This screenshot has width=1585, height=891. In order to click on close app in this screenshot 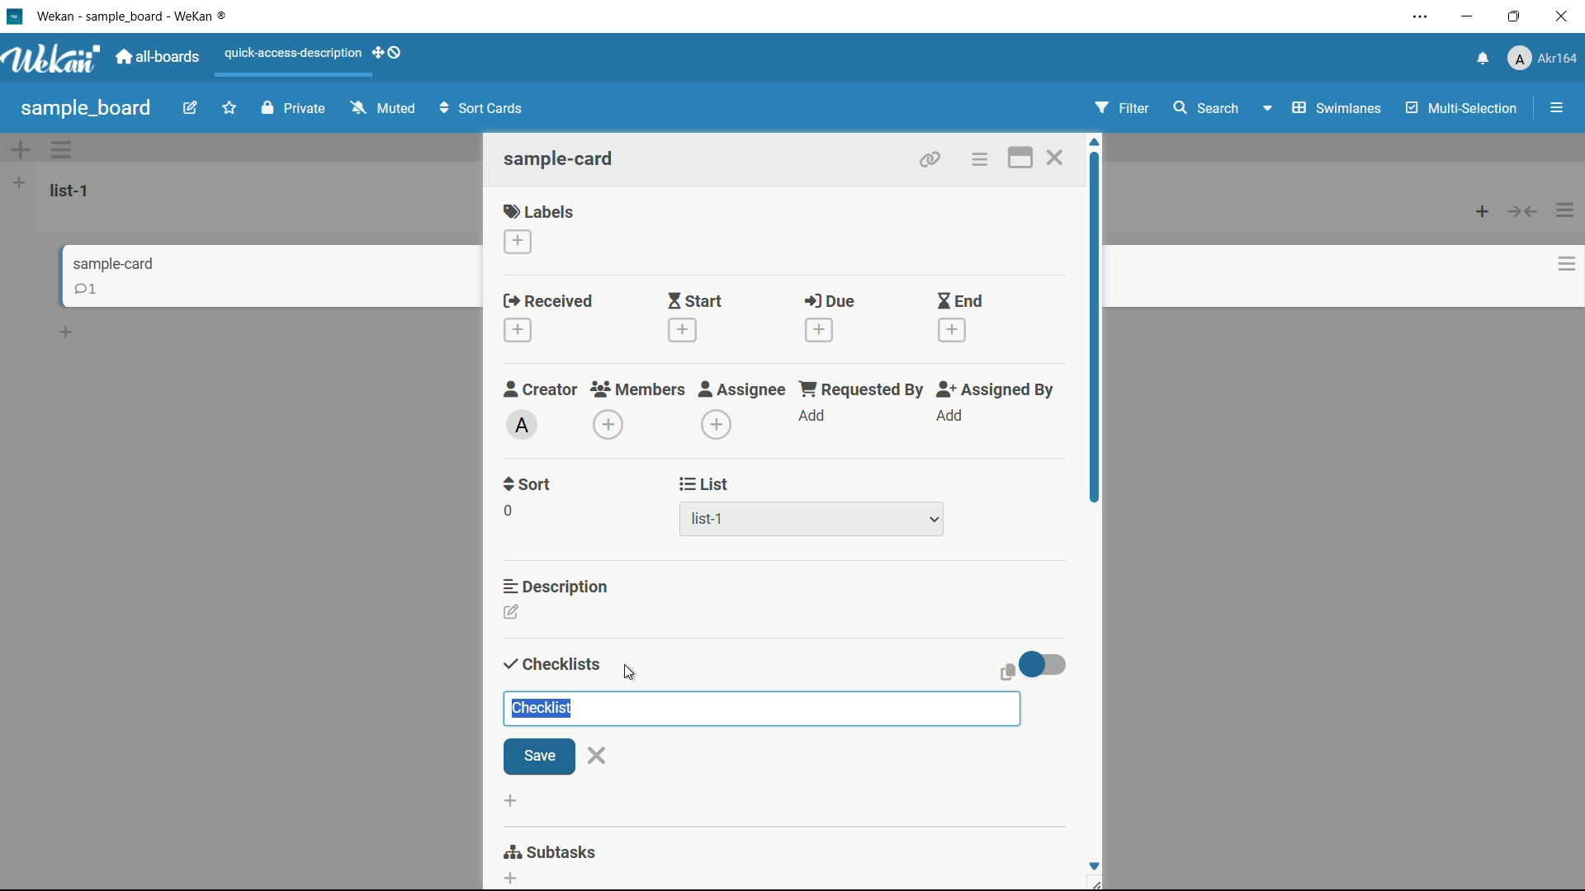, I will do `click(1565, 17)`.